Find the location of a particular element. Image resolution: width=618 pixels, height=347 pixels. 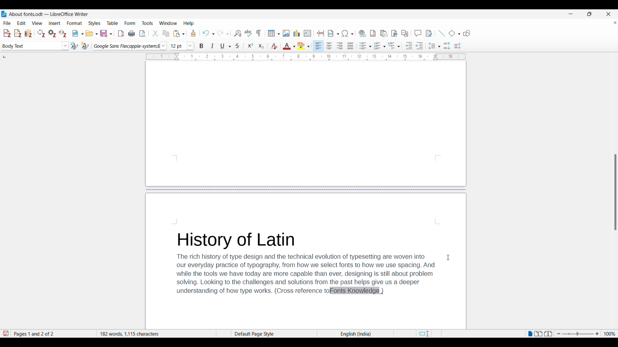

Align left, current selection highlighted is located at coordinates (318, 46).